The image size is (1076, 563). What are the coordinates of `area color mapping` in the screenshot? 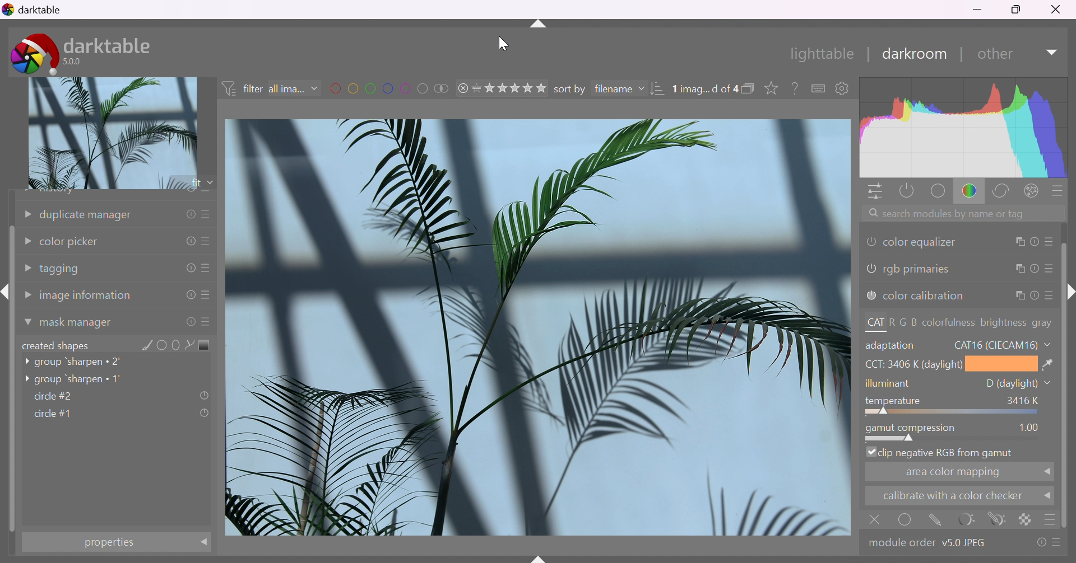 It's located at (957, 472).